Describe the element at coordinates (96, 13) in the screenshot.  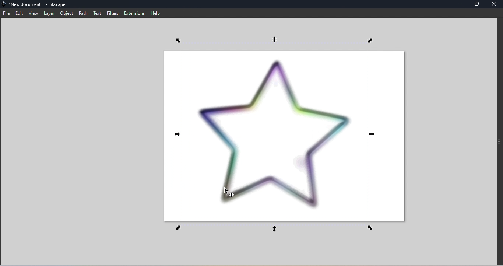
I see `Text` at that location.